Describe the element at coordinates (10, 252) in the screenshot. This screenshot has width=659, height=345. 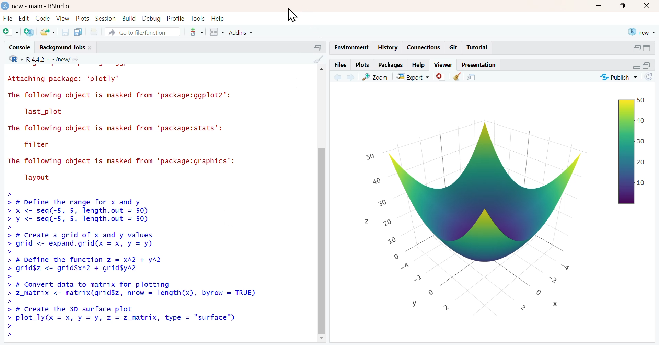
I see `prompt cursor` at that location.